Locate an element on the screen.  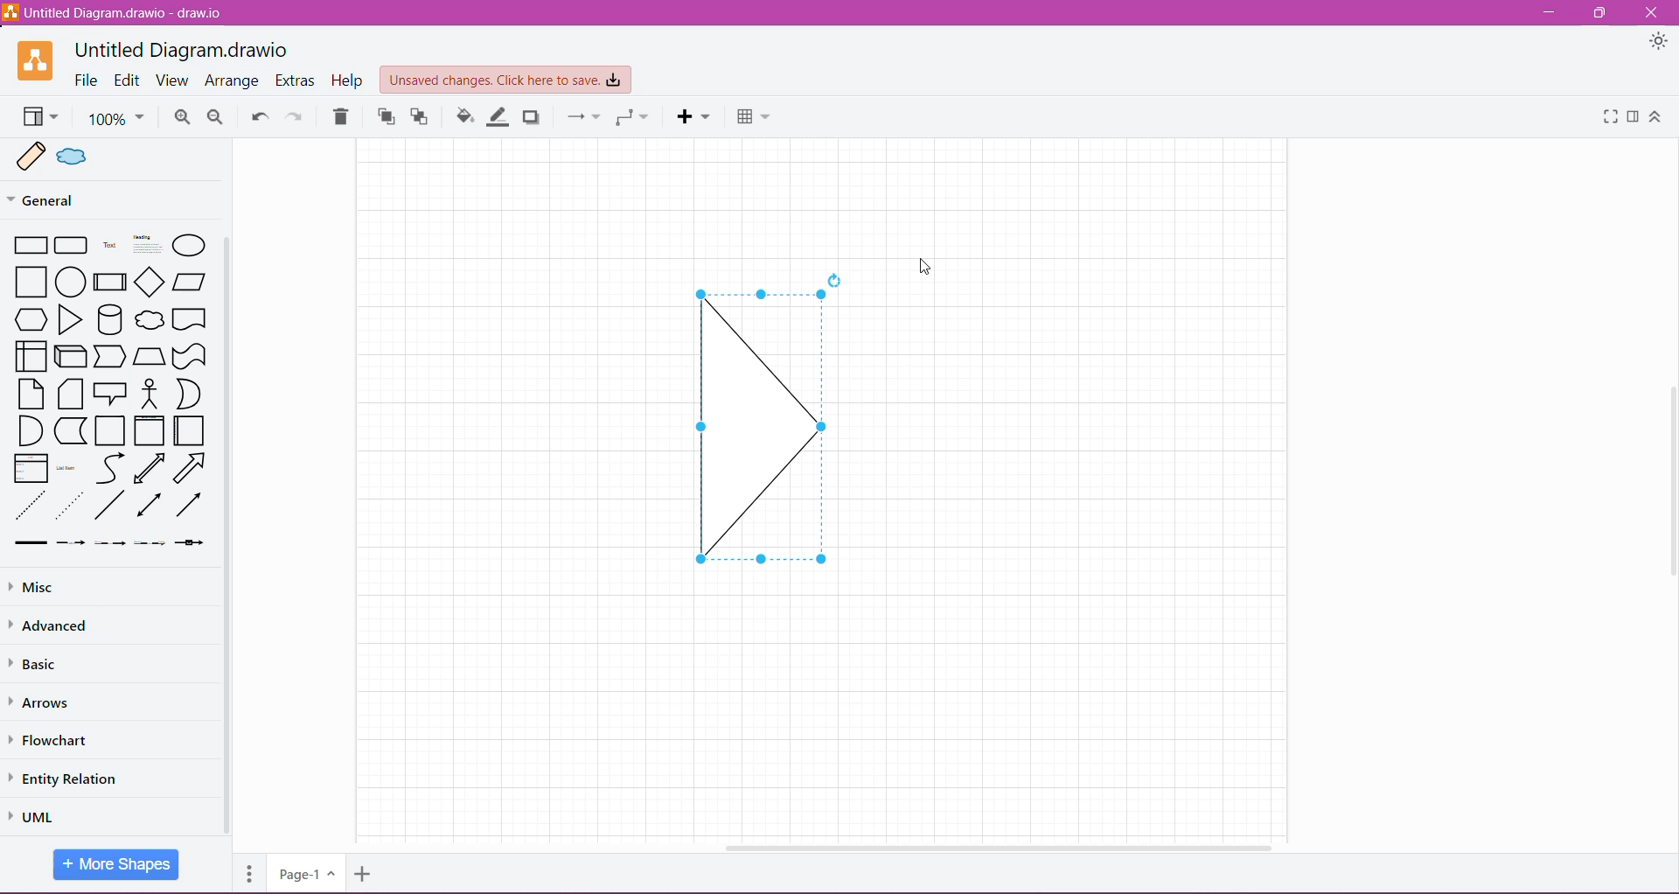
Zoom Out is located at coordinates (212, 117).